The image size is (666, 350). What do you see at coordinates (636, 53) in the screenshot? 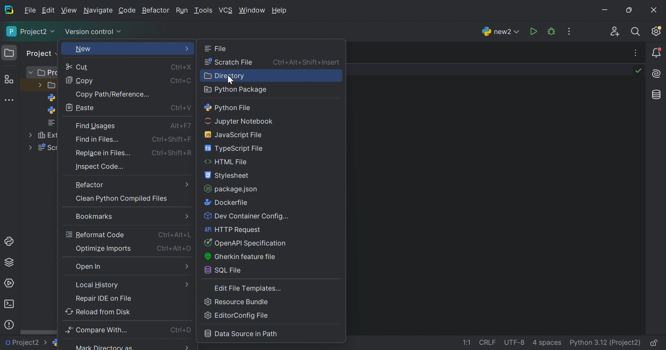
I see `Recent file, tab actions, and more` at bounding box center [636, 53].